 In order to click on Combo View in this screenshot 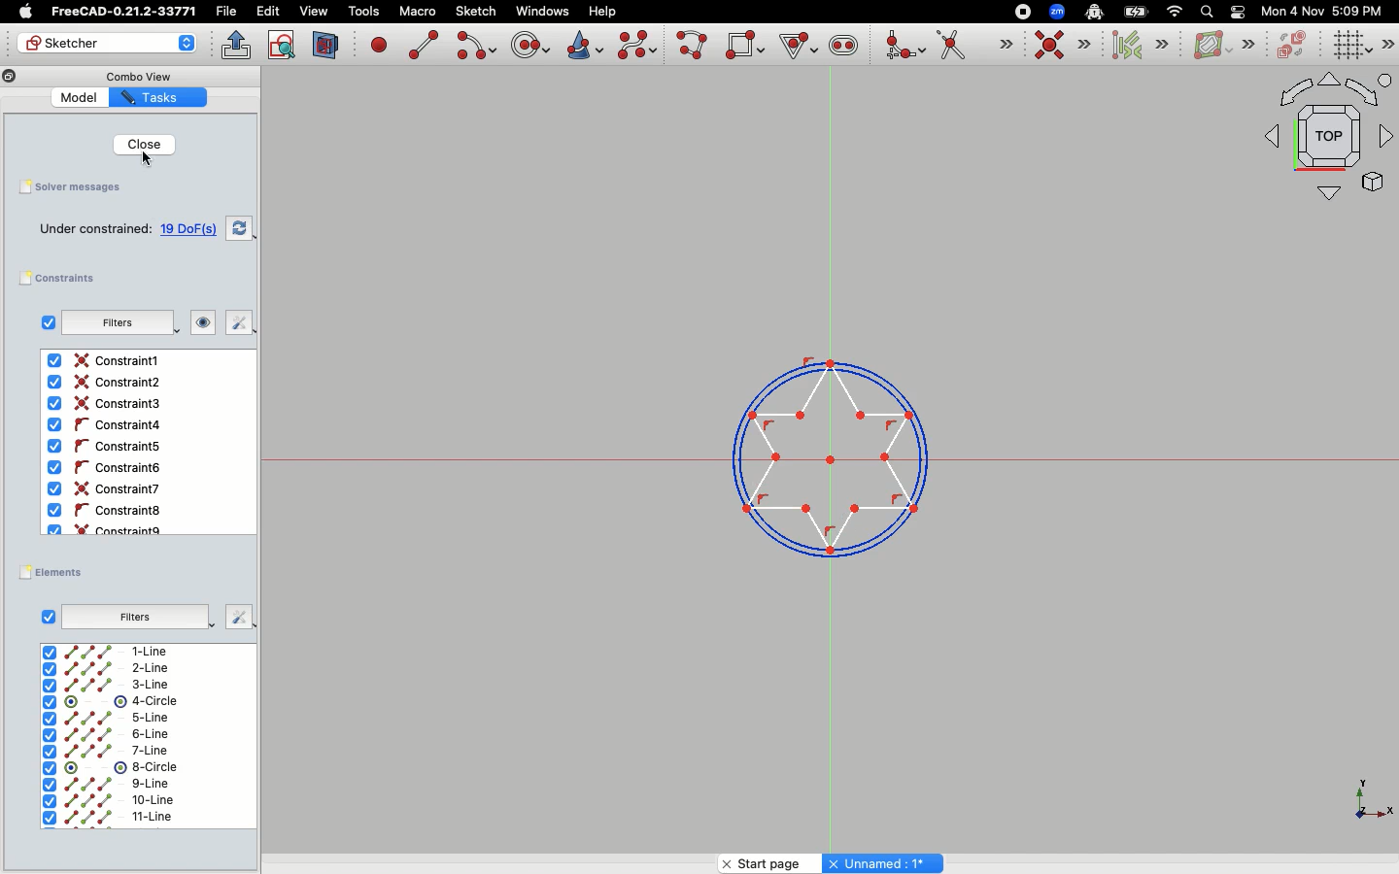, I will do `click(135, 76)`.